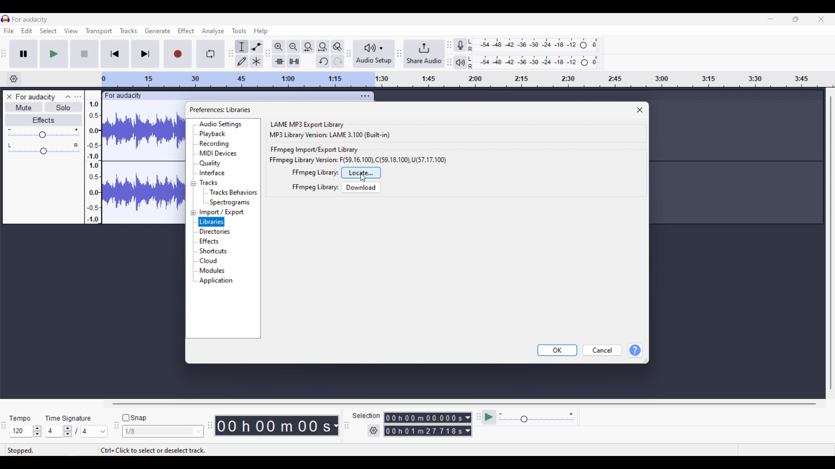 This screenshot has height=469, width=835. What do you see at coordinates (363, 178) in the screenshot?
I see `cursor` at bounding box center [363, 178].